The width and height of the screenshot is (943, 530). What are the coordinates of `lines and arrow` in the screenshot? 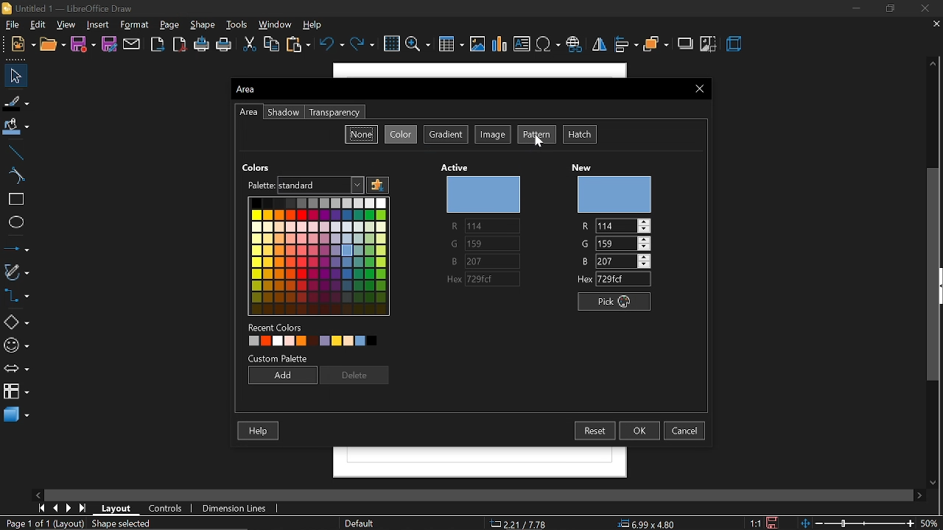 It's located at (15, 247).